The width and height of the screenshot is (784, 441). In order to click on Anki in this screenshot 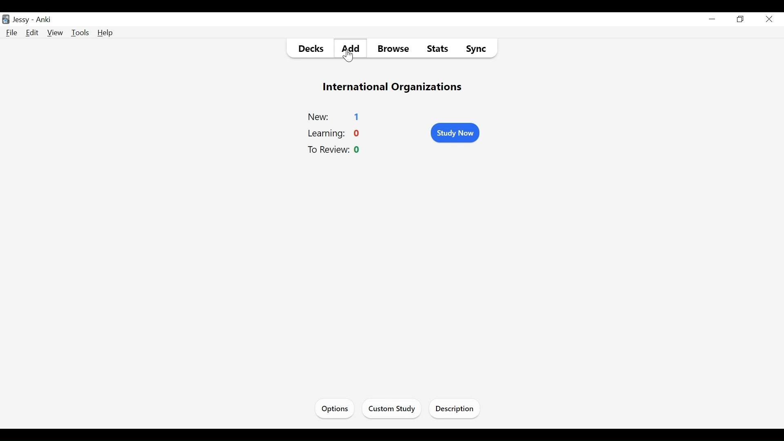, I will do `click(45, 19)`.